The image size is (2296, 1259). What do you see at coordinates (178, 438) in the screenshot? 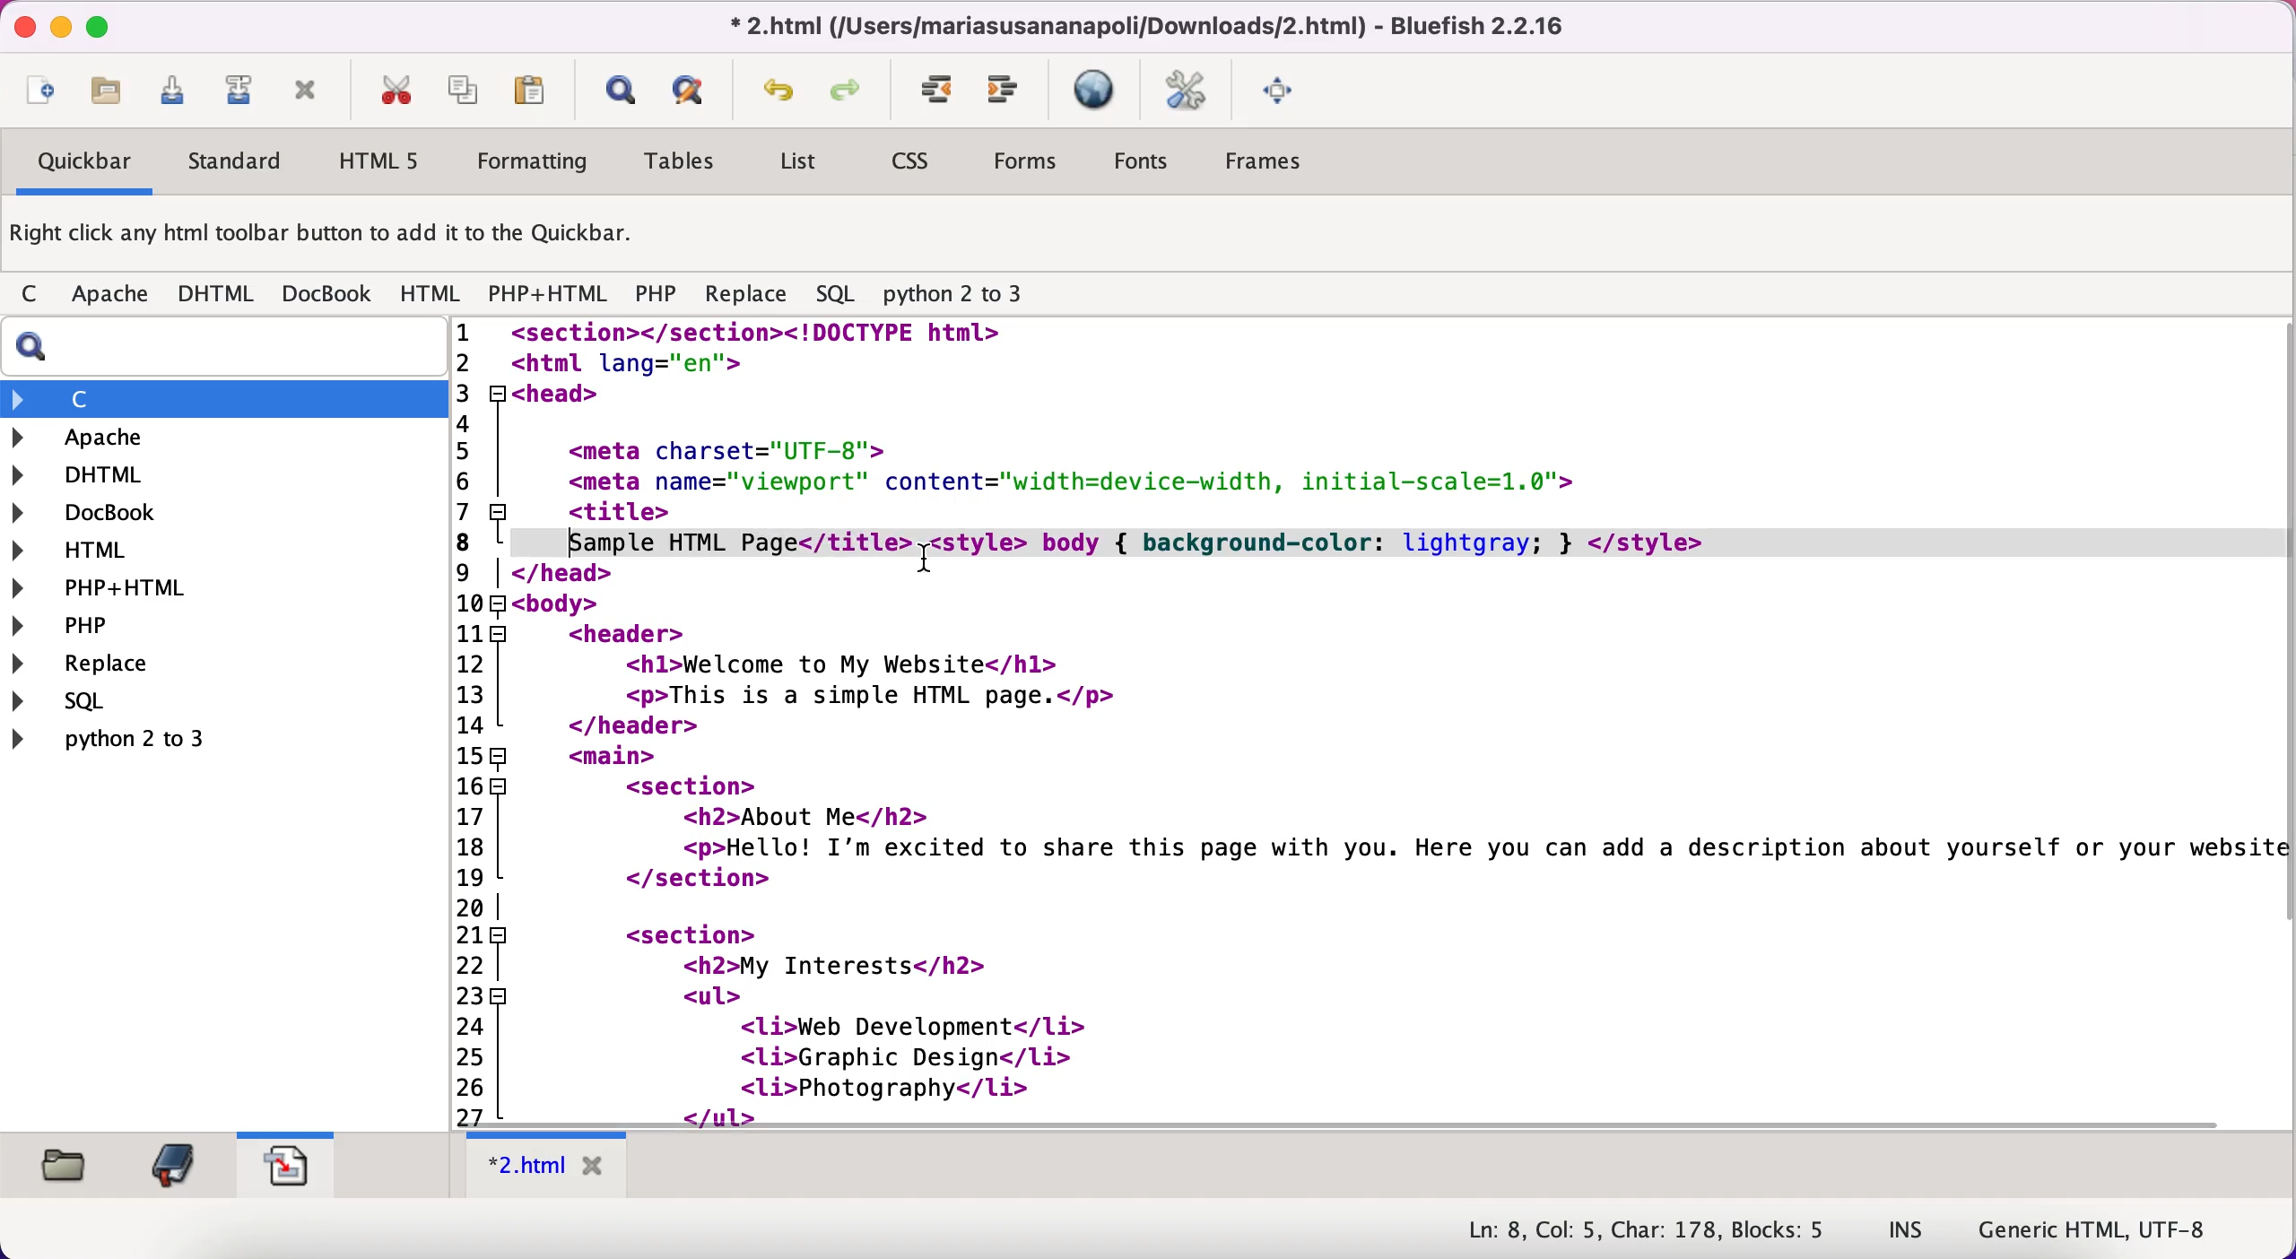
I see `apache` at bounding box center [178, 438].